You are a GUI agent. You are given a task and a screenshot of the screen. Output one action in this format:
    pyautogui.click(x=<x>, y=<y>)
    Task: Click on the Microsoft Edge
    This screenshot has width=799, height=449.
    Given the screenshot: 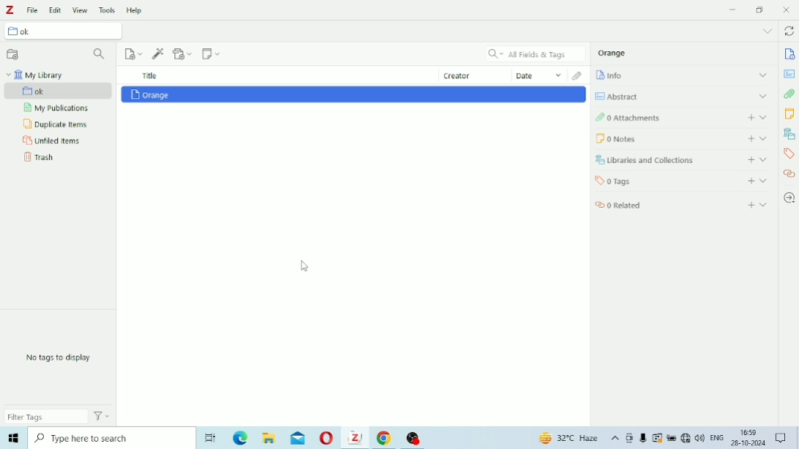 What is the action you would take?
    pyautogui.click(x=241, y=439)
    